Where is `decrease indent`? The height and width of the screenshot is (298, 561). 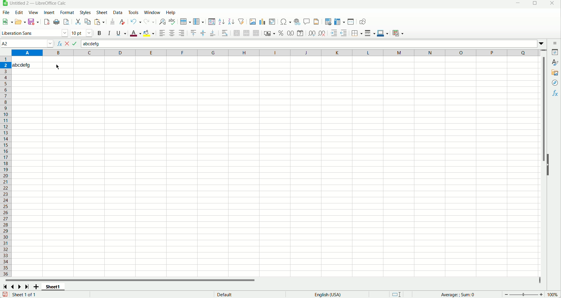 decrease indent is located at coordinates (334, 33).